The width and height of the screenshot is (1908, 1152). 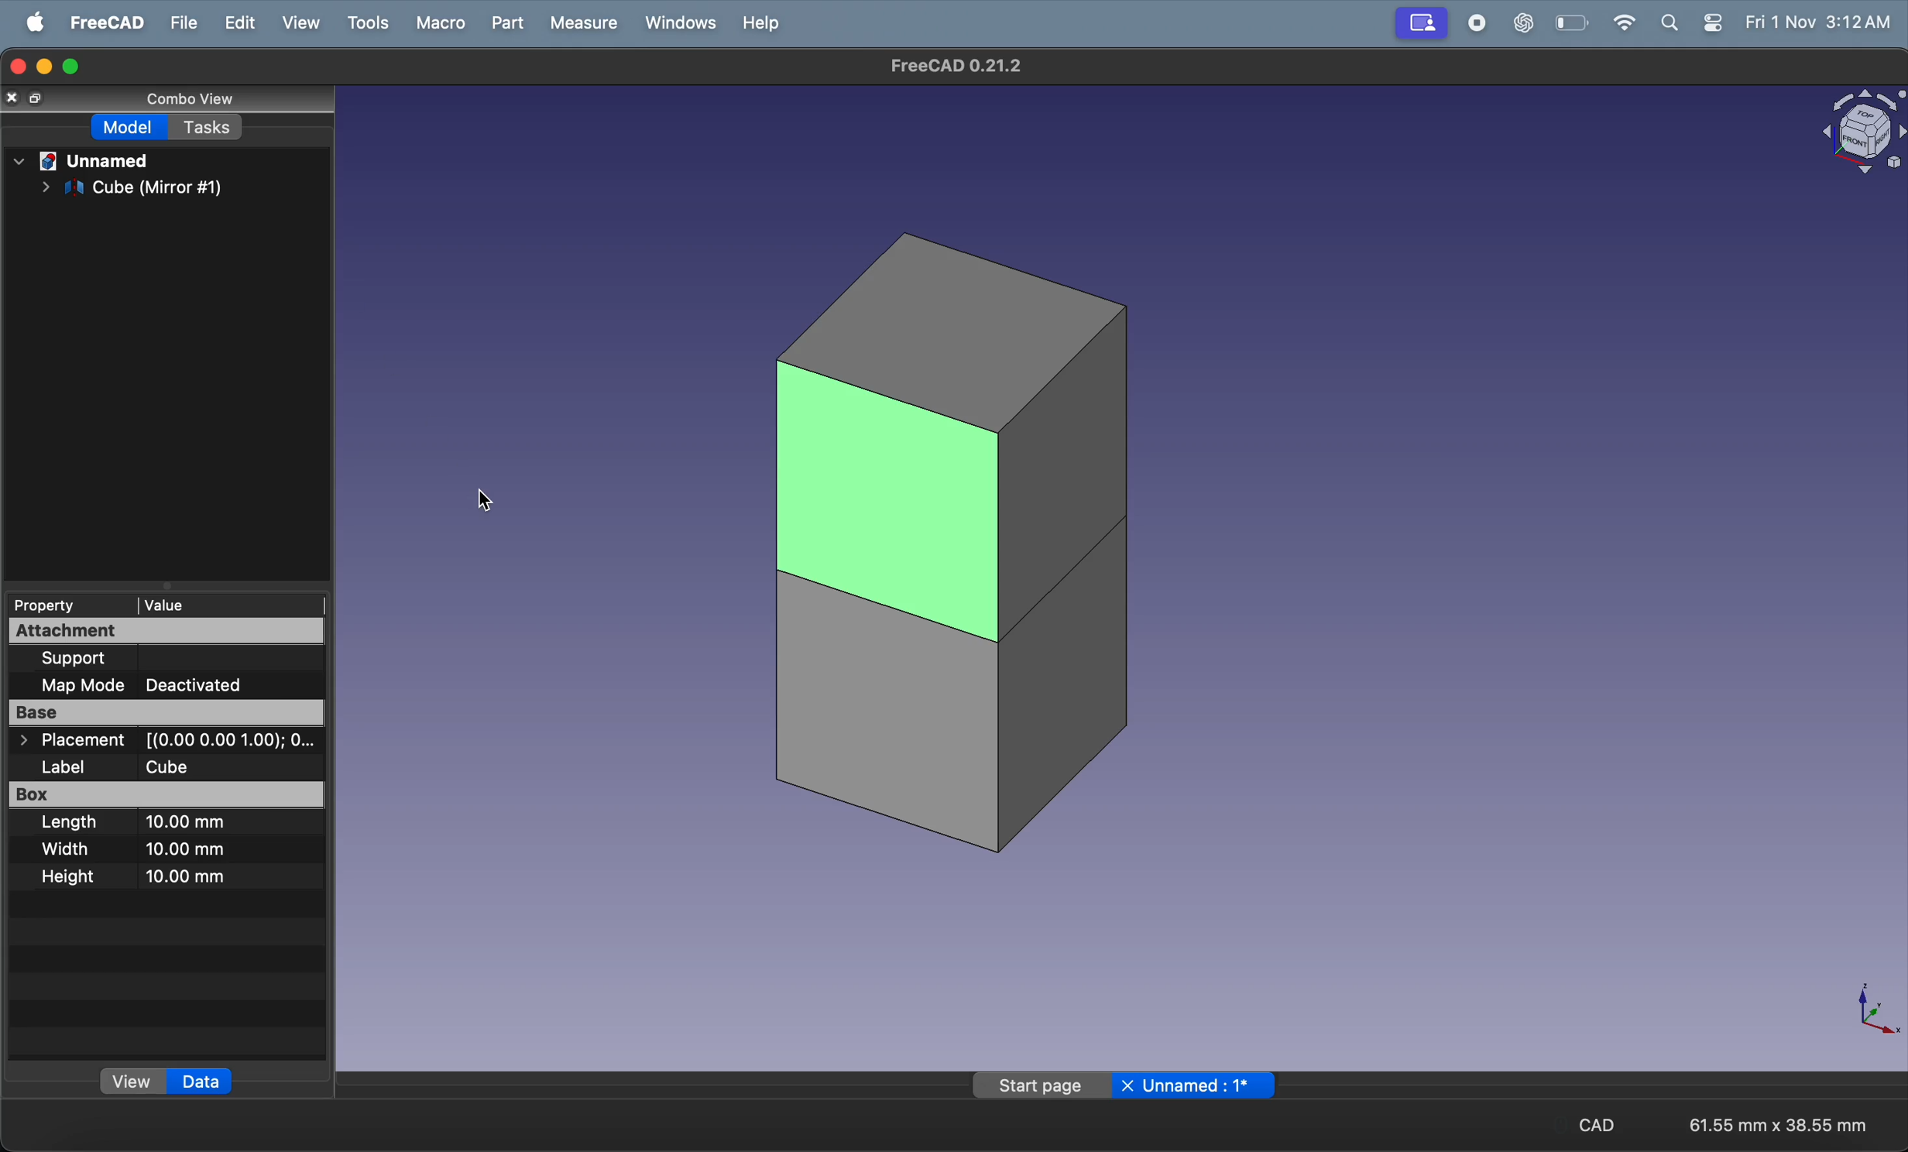 What do you see at coordinates (221, 606) in the screenshot?
I see `value` at bounding box center [221, 606].